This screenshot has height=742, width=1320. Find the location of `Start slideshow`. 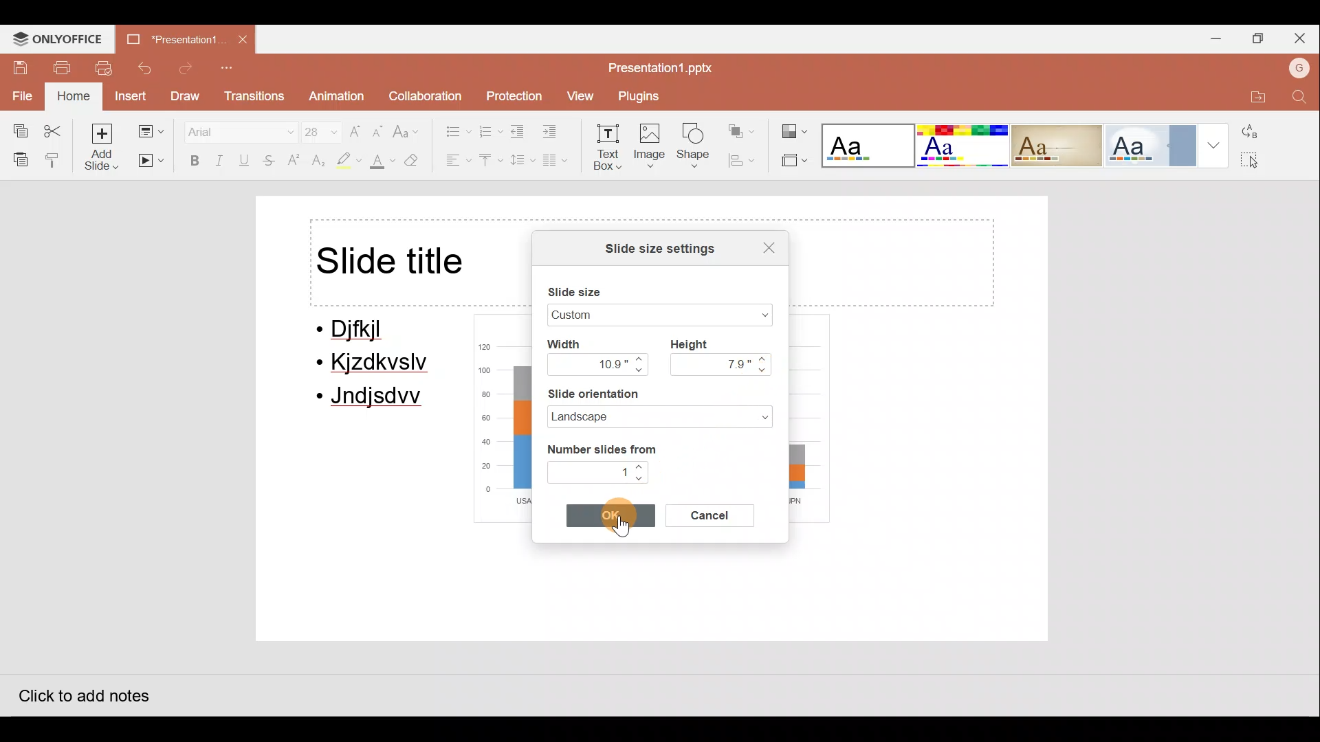

Start slideshow is located at coordinates (151, 161).